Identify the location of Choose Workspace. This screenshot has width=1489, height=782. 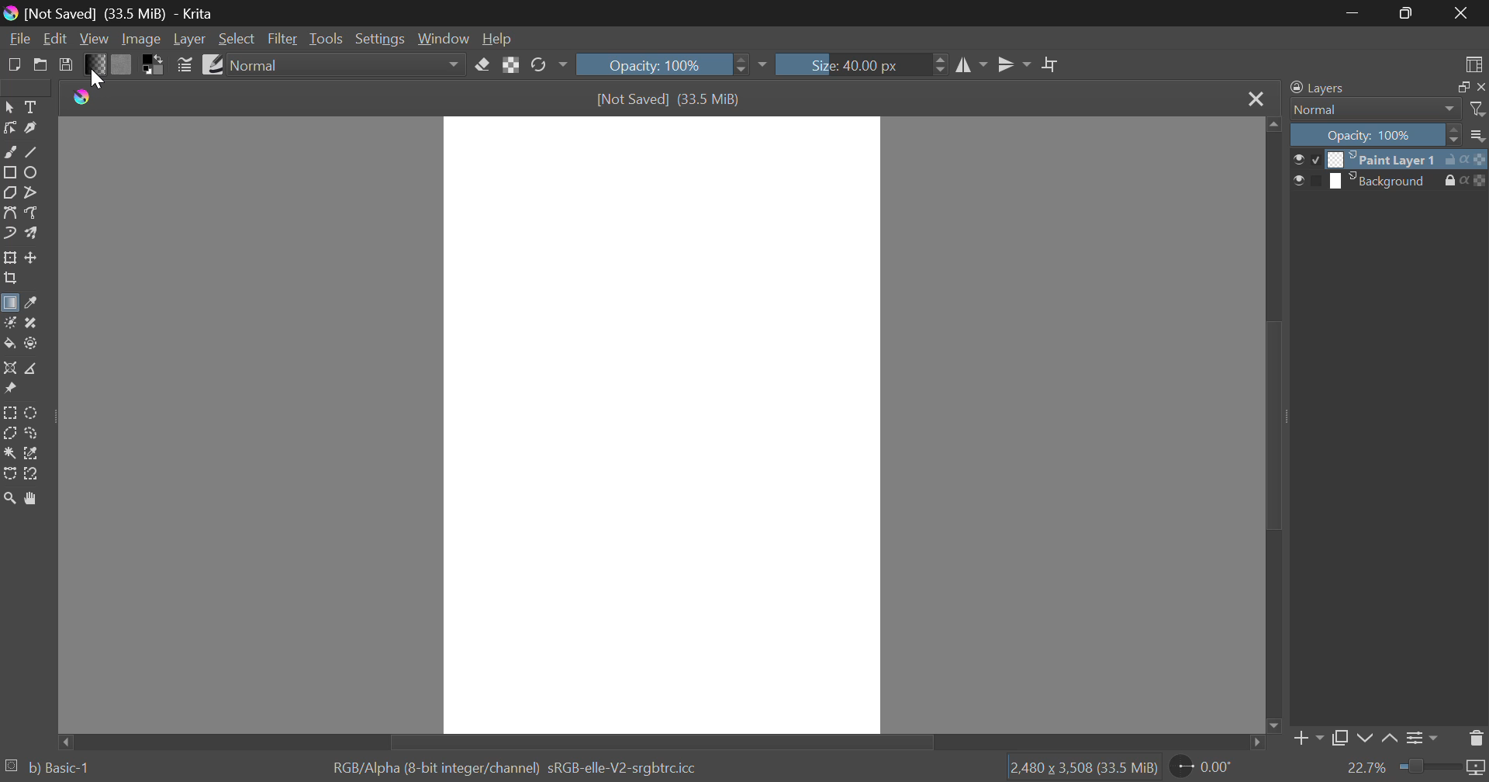
(1471, 61).